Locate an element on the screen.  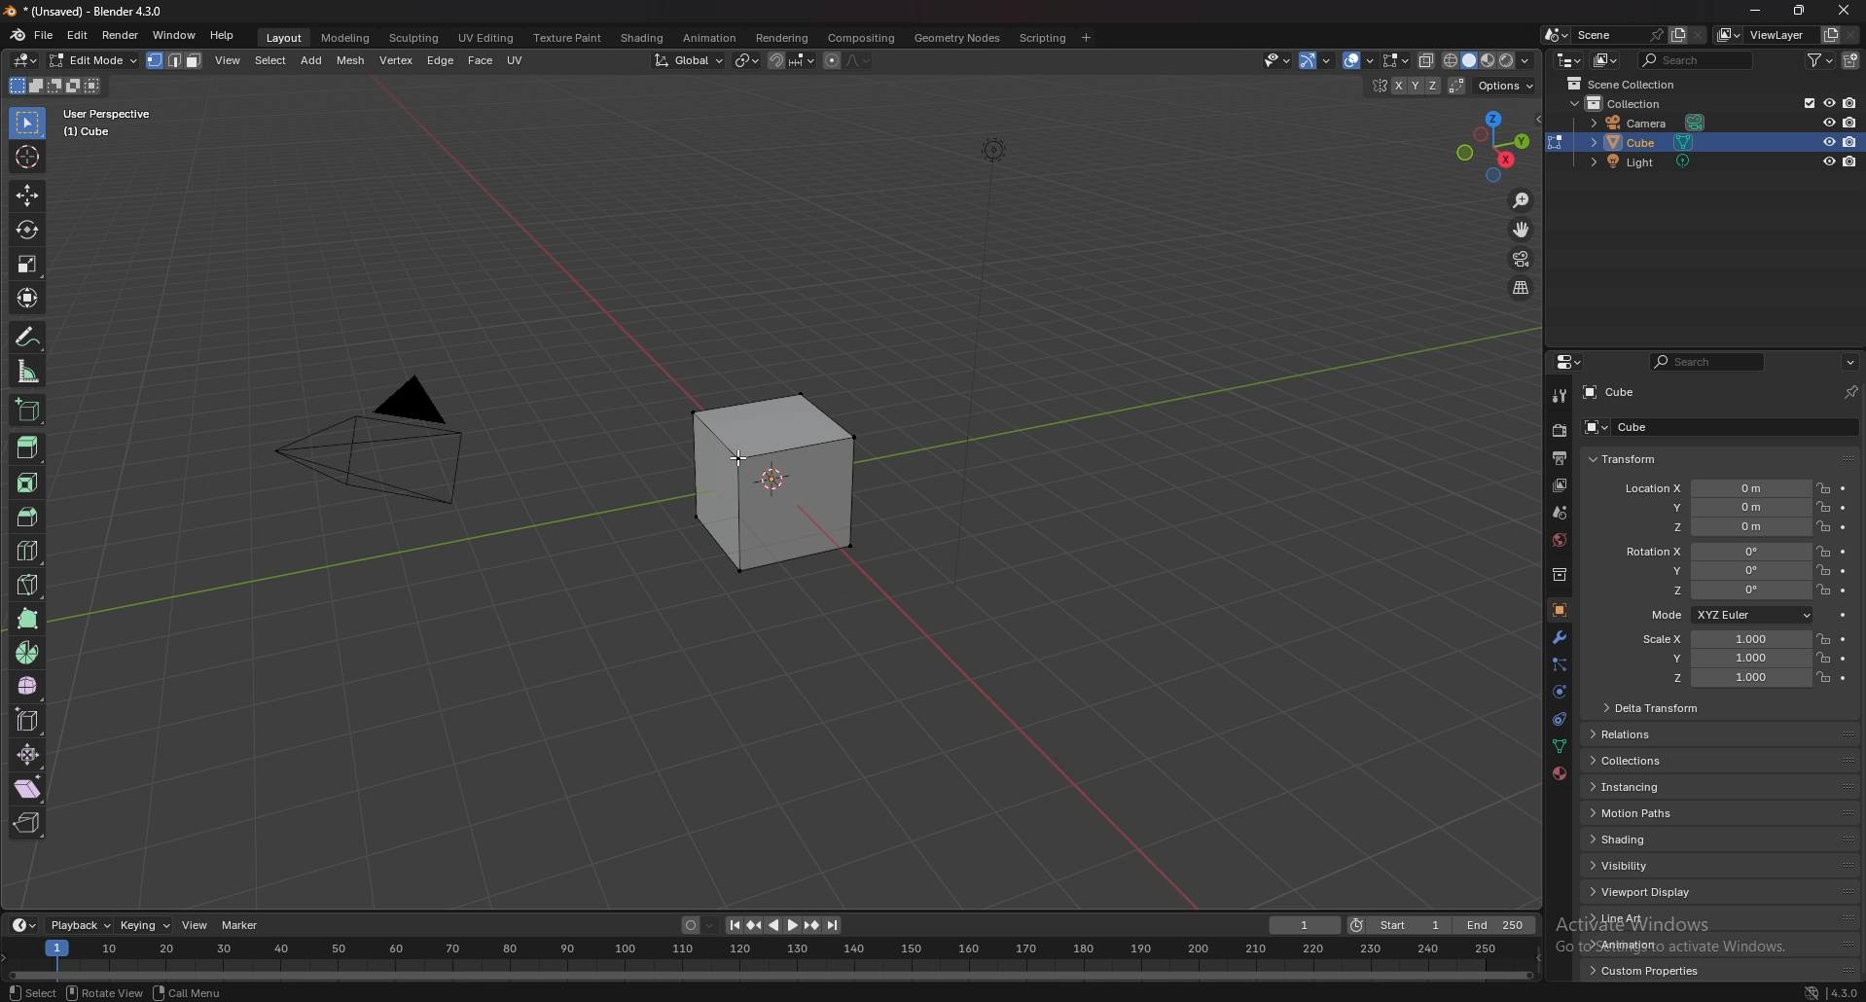
move is located at coordinates (28, 197).